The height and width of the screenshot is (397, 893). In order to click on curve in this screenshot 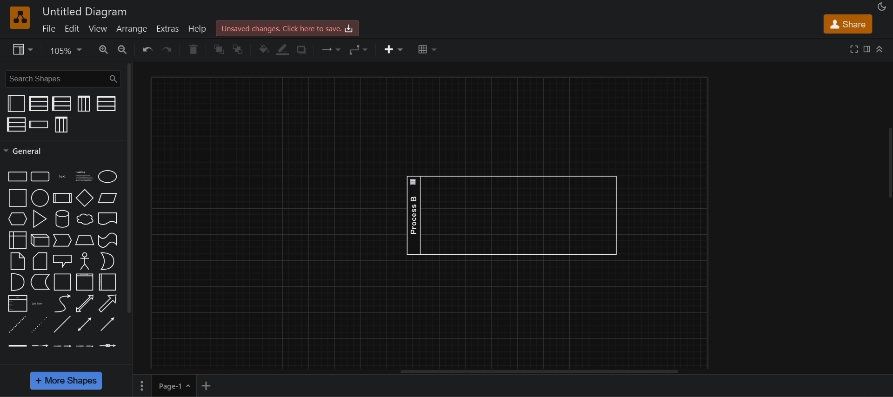, I will do `click(60, 303)`.